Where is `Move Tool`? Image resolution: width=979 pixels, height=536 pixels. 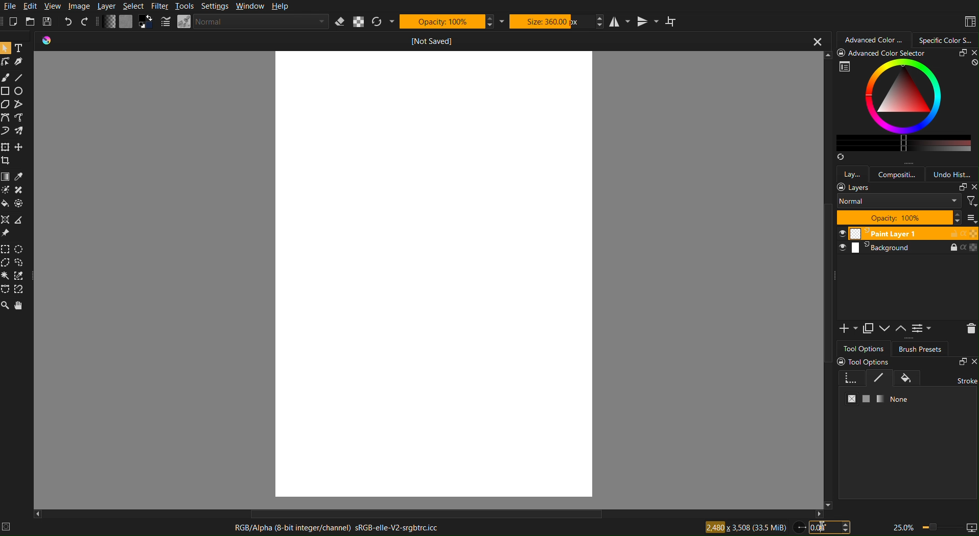
Move Tool is located at coordinates (18, 148).